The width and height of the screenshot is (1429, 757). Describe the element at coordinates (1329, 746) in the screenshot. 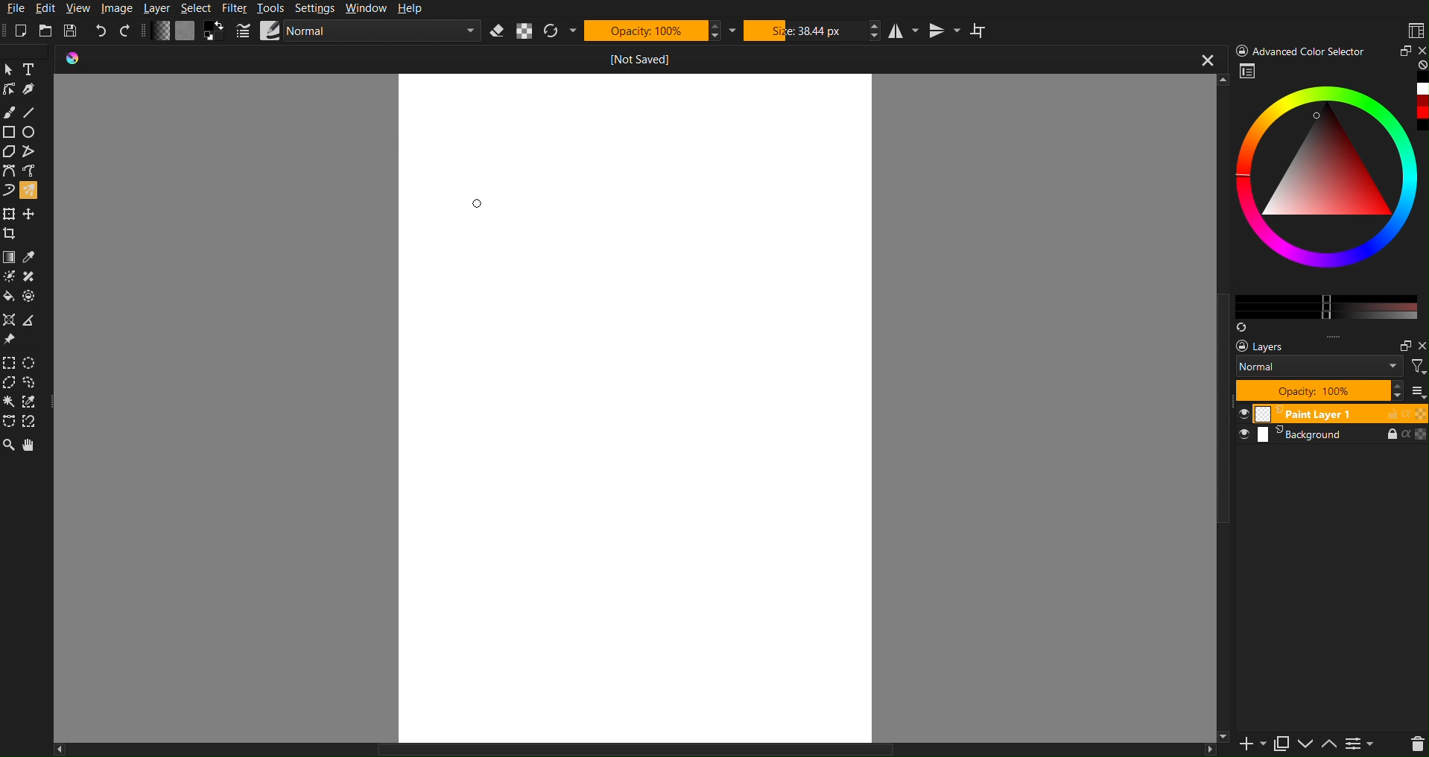

I see `up` at that location.